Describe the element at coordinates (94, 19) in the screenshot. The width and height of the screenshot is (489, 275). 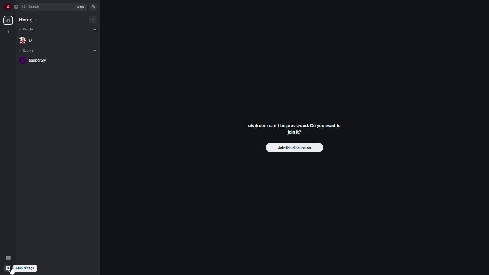
I see `add` at that location.